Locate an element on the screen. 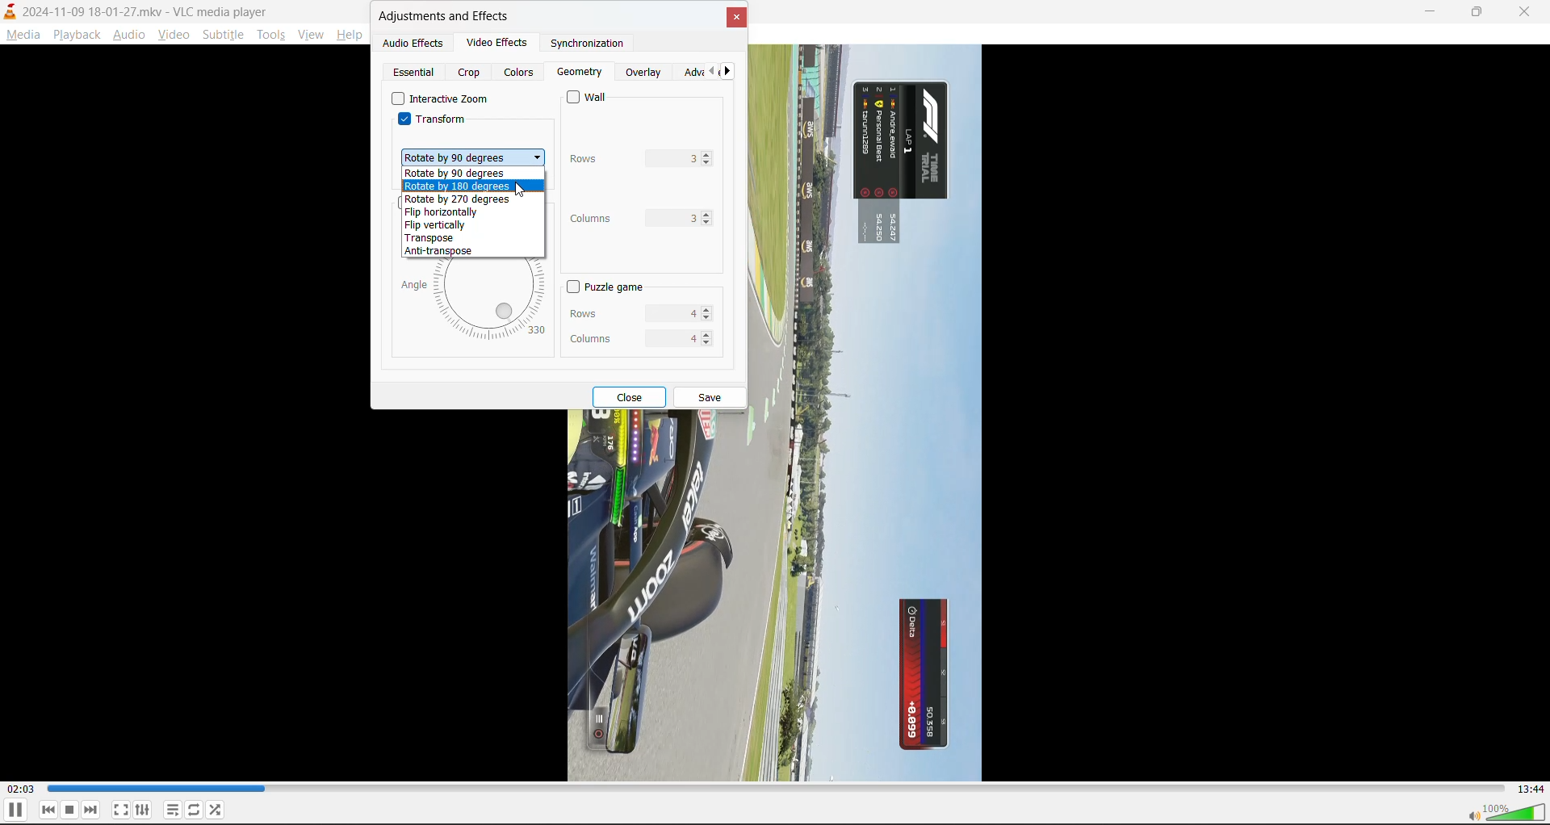 The width and height of the screenshot is (1550, 825). puzzle game is located at coordinates (603, 287).